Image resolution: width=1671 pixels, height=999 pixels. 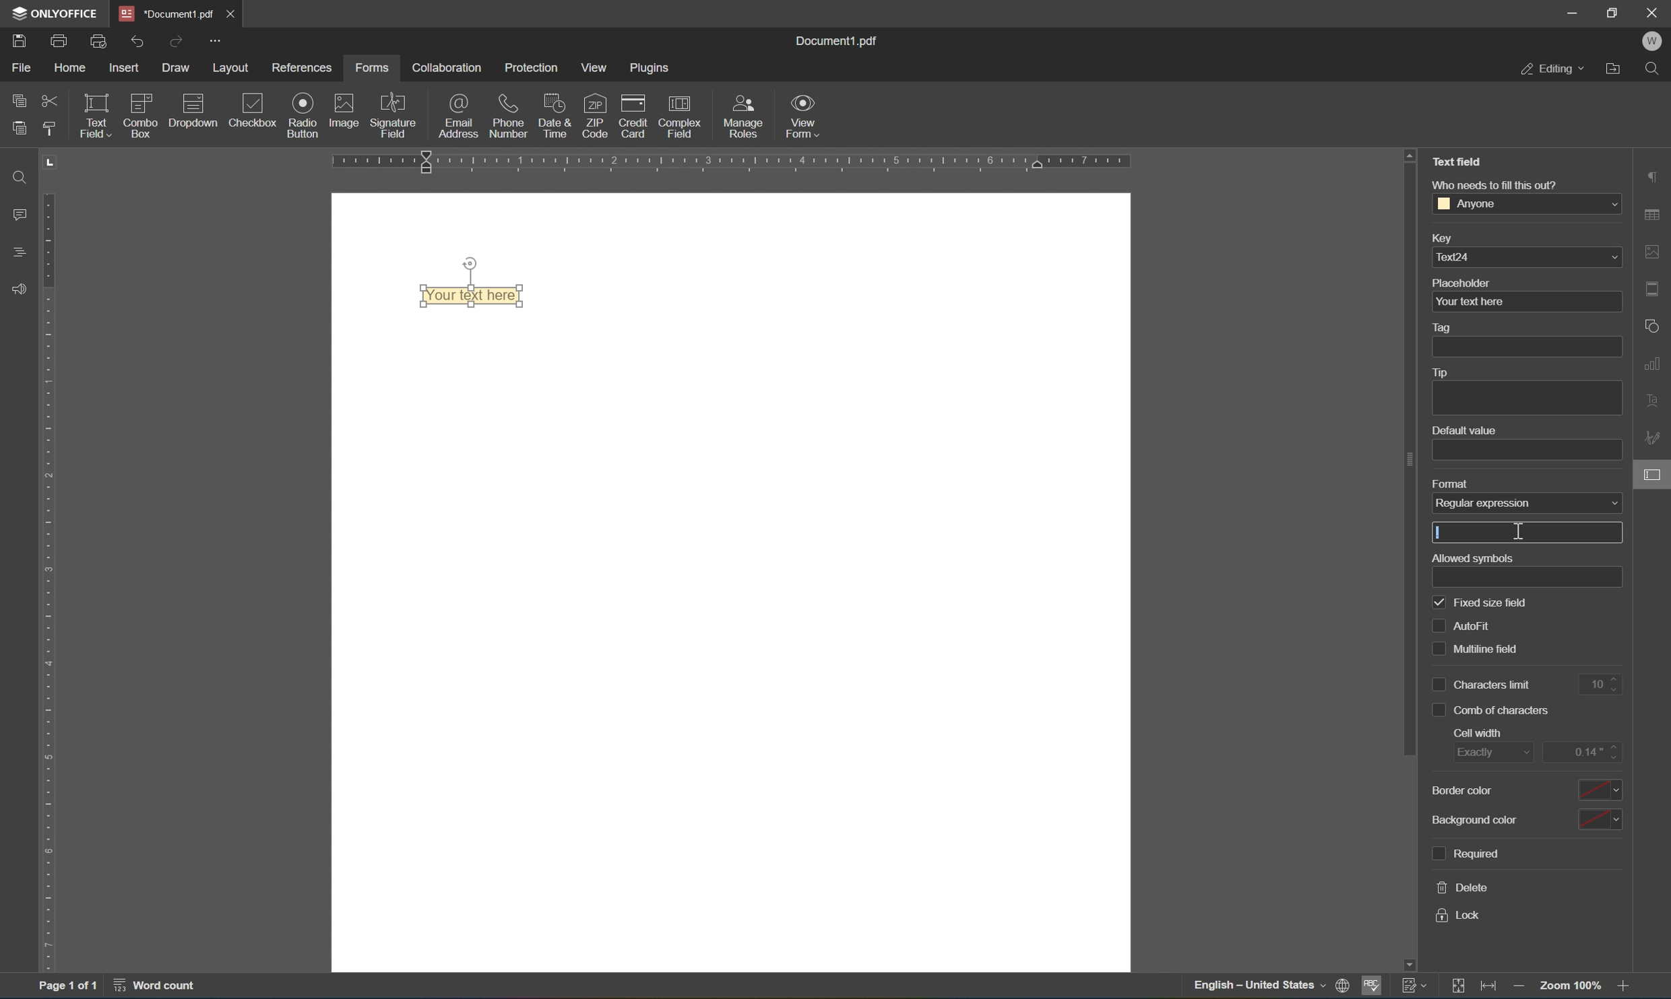 What do you see at coordinates (1654, 361) in the screenshot?
I see `chart settings` at bounding box center [1654, 361].